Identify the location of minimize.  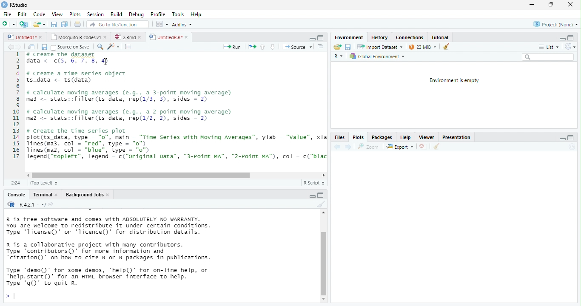
(321, 195).